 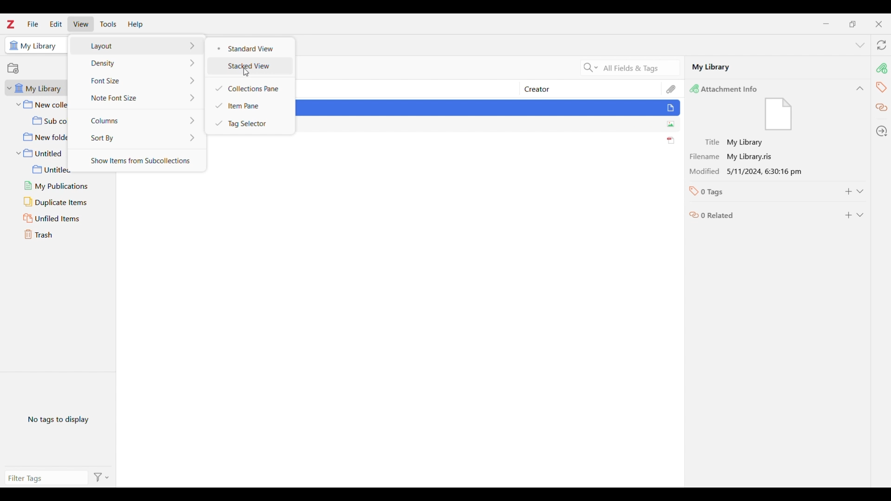 I want to click on Selected file, so click(x=777, y=67).